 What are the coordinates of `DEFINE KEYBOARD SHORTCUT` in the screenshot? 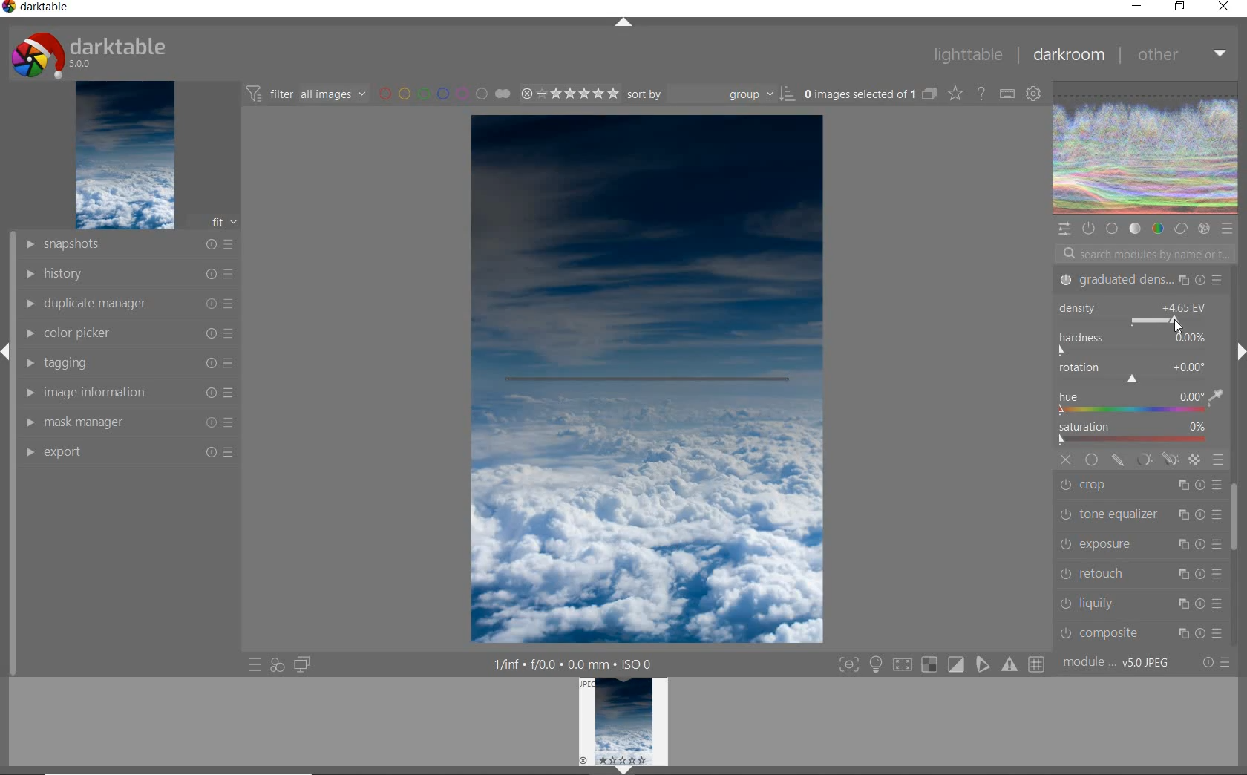 It's located at (1007, 95).